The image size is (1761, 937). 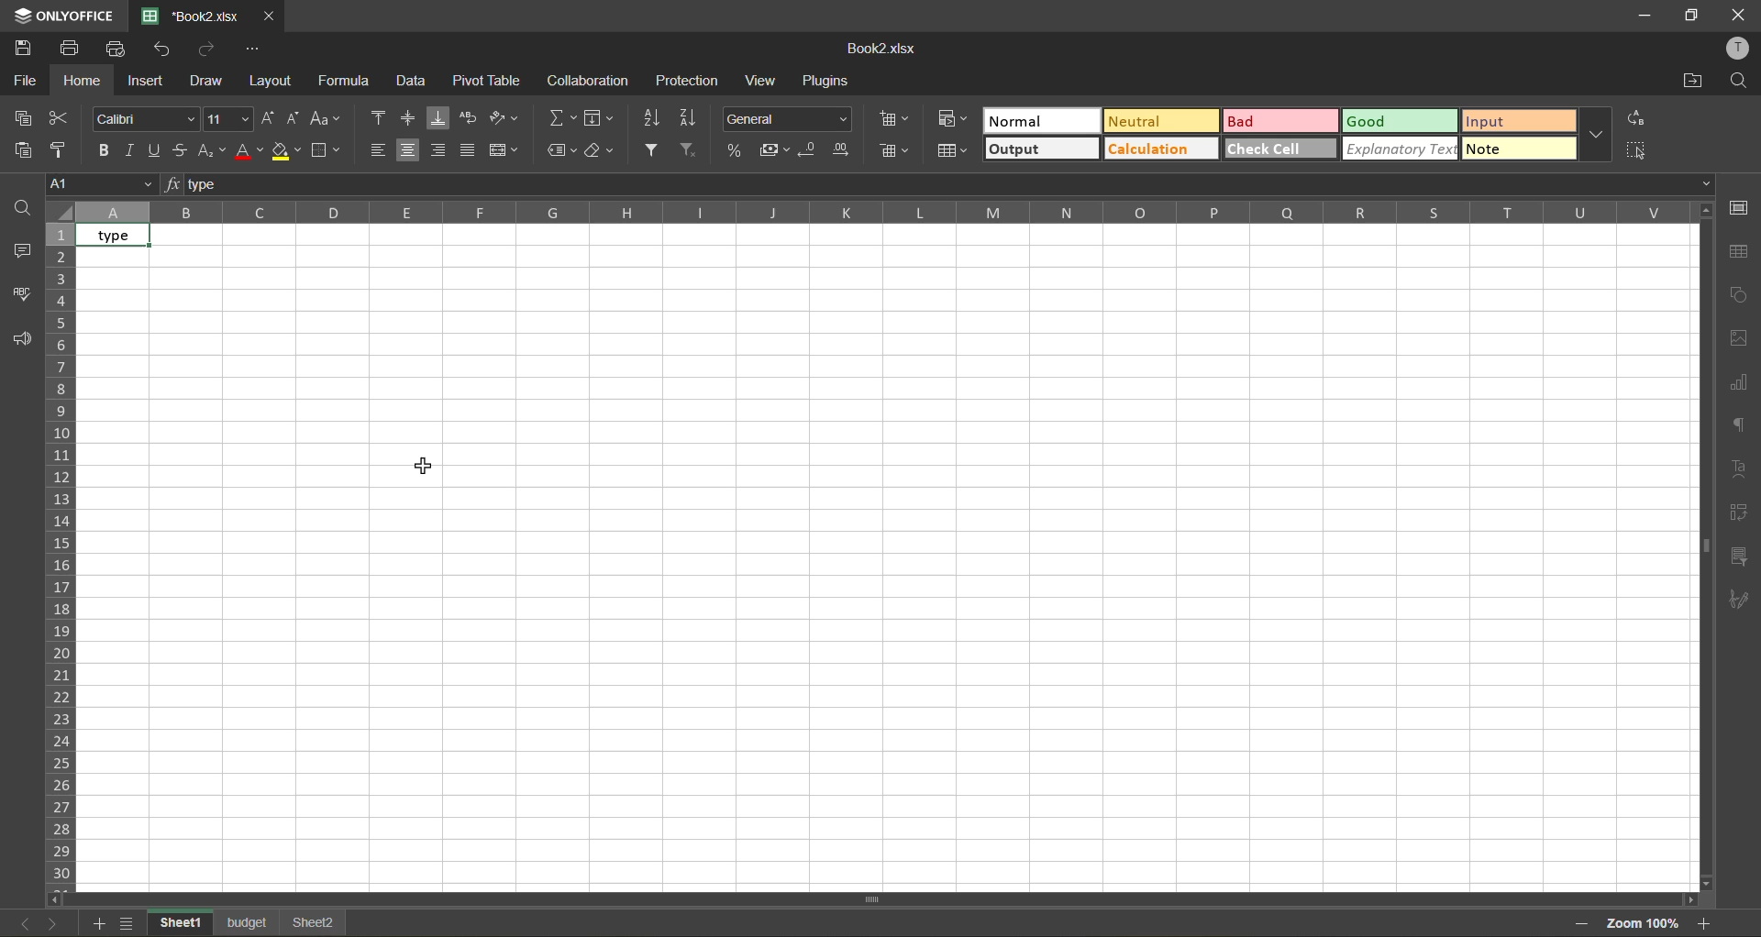 What do you see at coordinates (81, 83) in the screenshot?
I see `home` at bounding box center [81, 83].